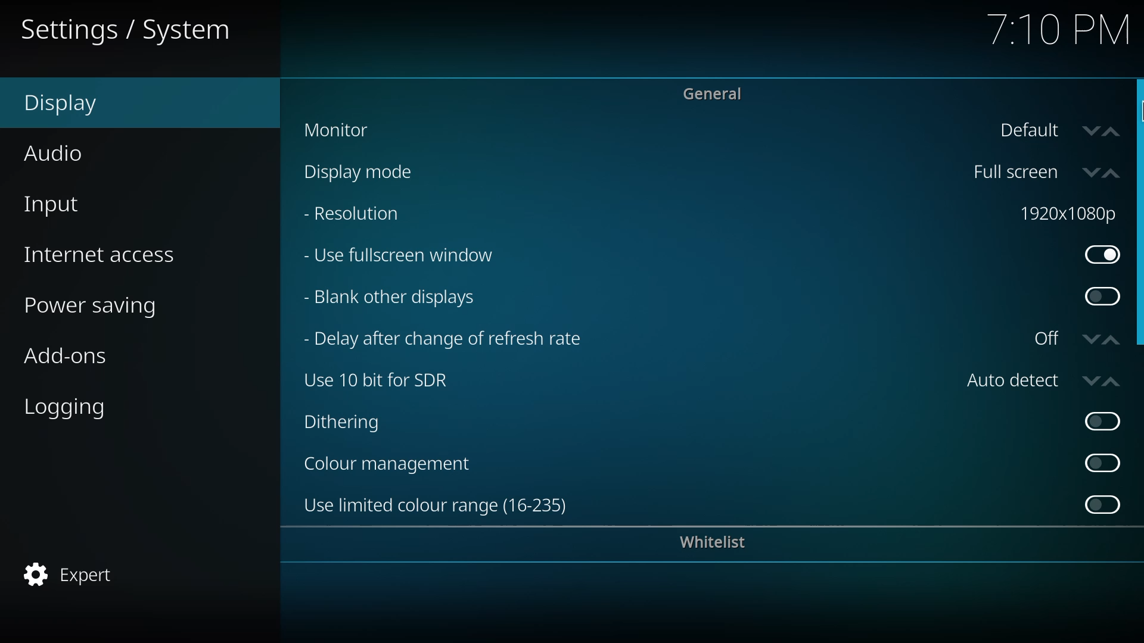  Describe the element at coordinates (446, 340) in the screenshot. I see `delay after change of refresh rate` at that location.